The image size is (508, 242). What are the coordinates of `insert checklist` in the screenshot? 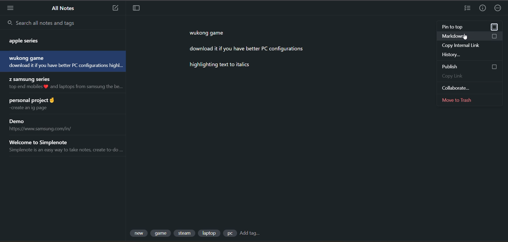 It's located at (465, 8).